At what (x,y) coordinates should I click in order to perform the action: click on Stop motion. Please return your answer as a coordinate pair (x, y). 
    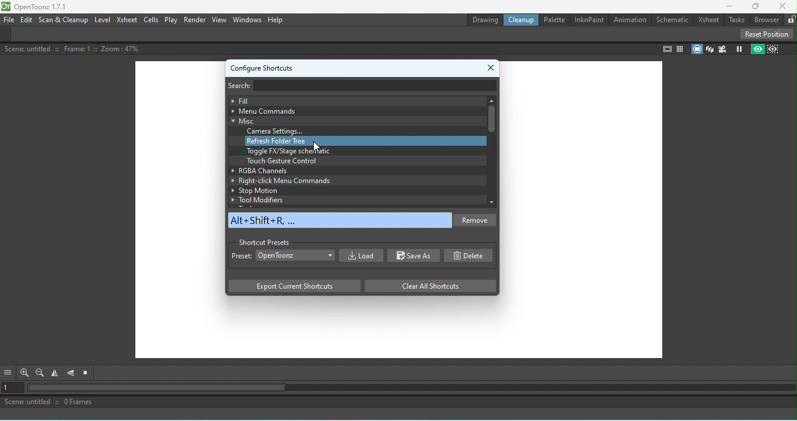
    Looking at the image, I should click on (351, 191).